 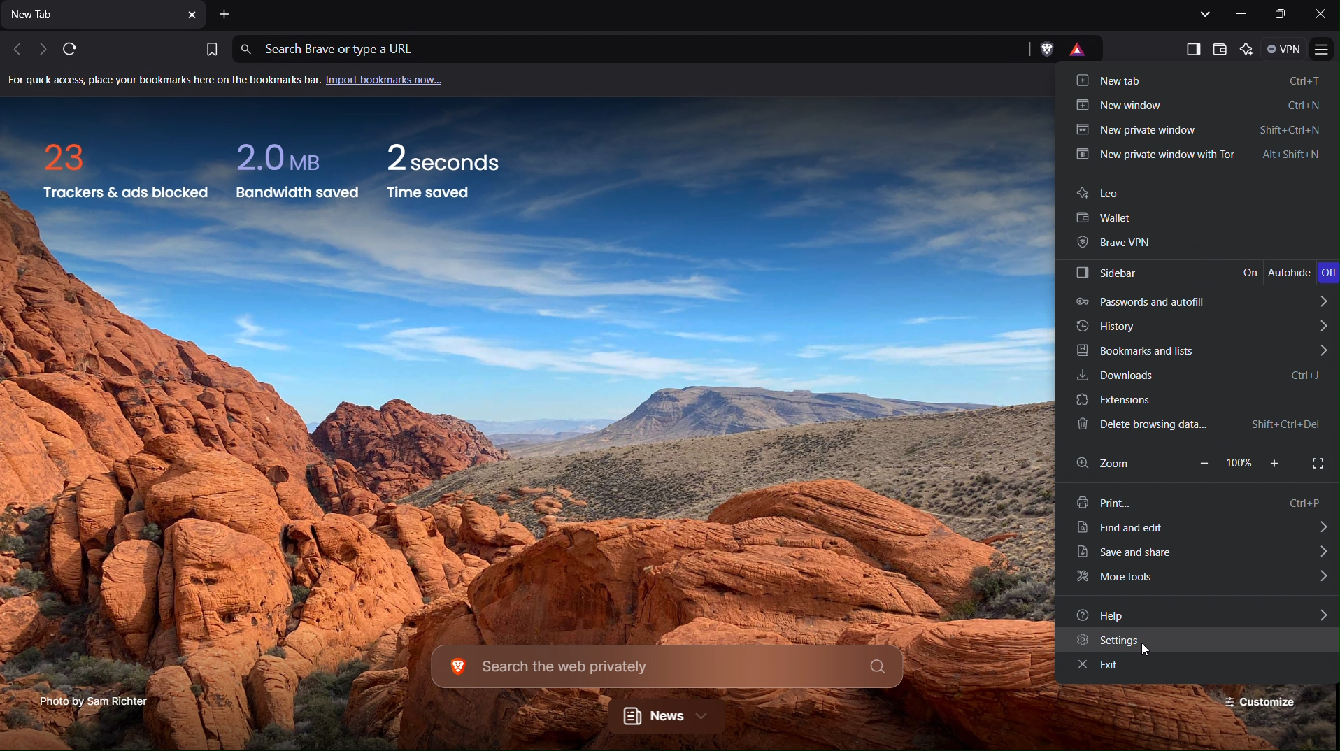 I want to click on New Tab, so click(x=1197, y=83).